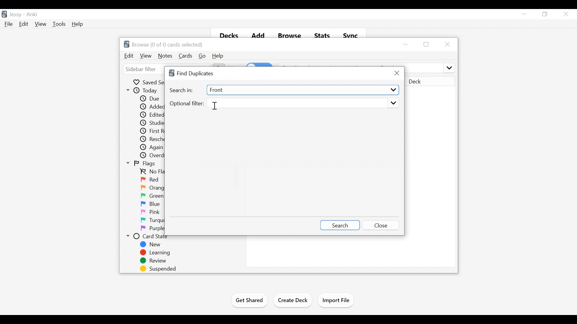  What do you see at coordinates (151, 107) in the screenshot?
I see `Added` at bounding box center [151, 107].